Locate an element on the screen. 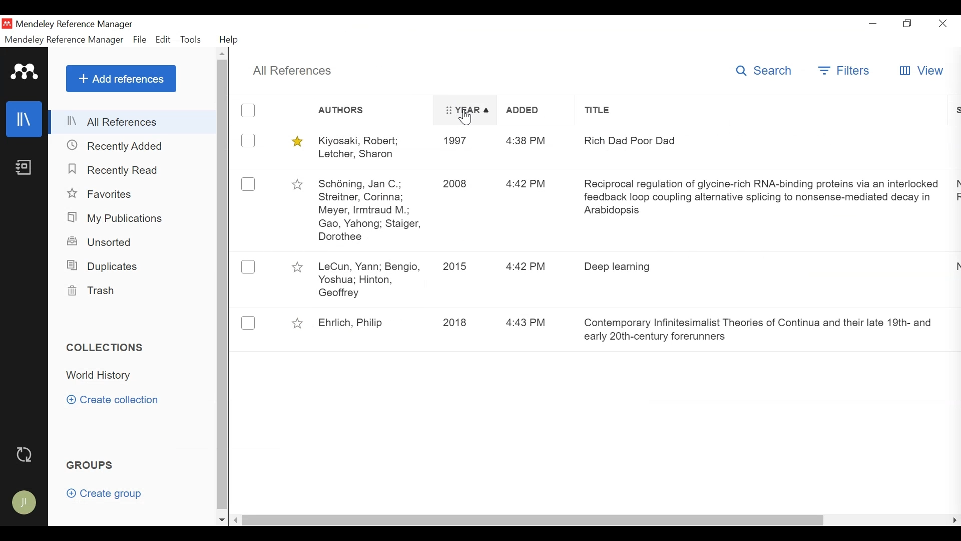 Image resolution: width=961 pixels, height=541 pixels. Trash is located at coordinates (97, 291).